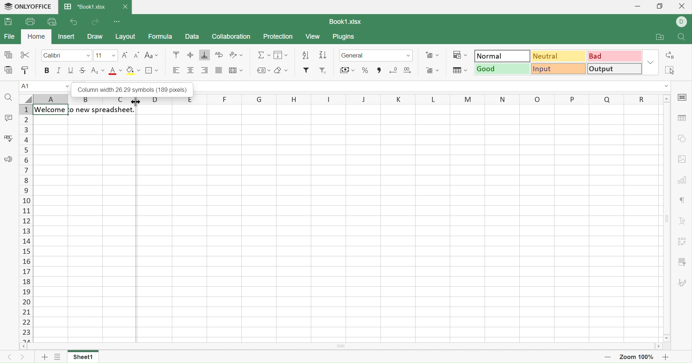  Describe the element at coordinates (680, 7) in the screenshot. I see `Close` at that location.